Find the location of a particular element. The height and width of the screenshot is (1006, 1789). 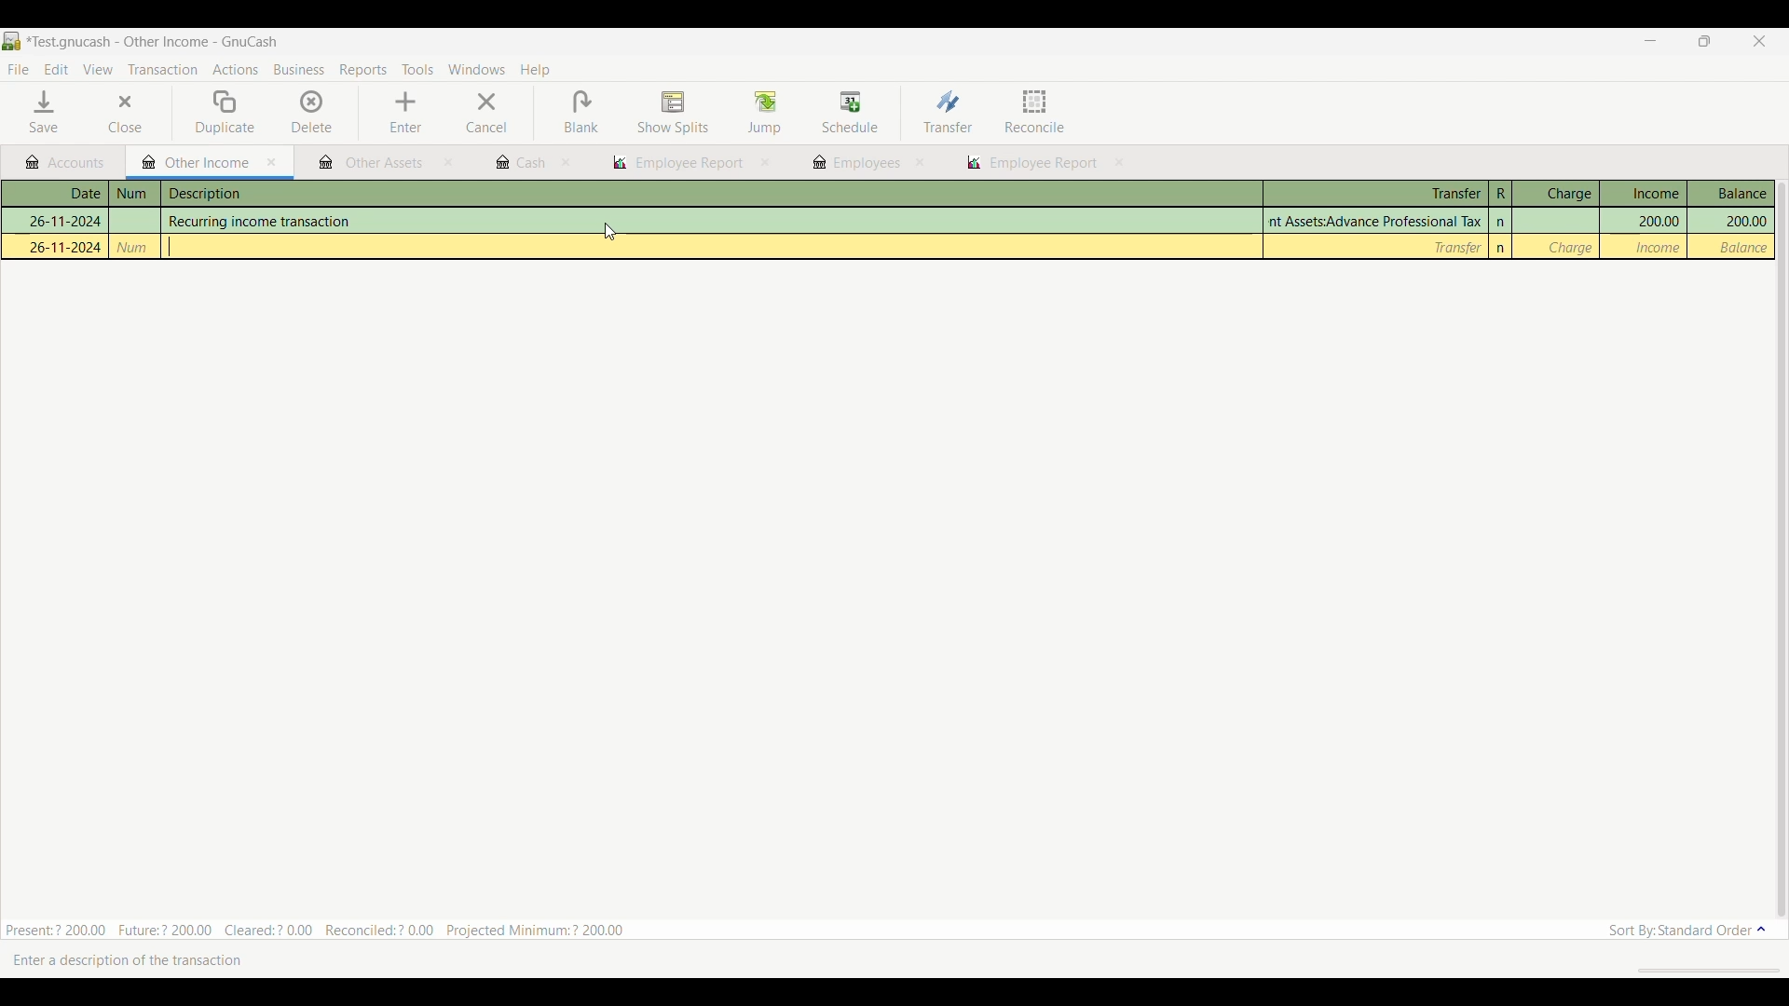

num is located at coordinates (139, 248).